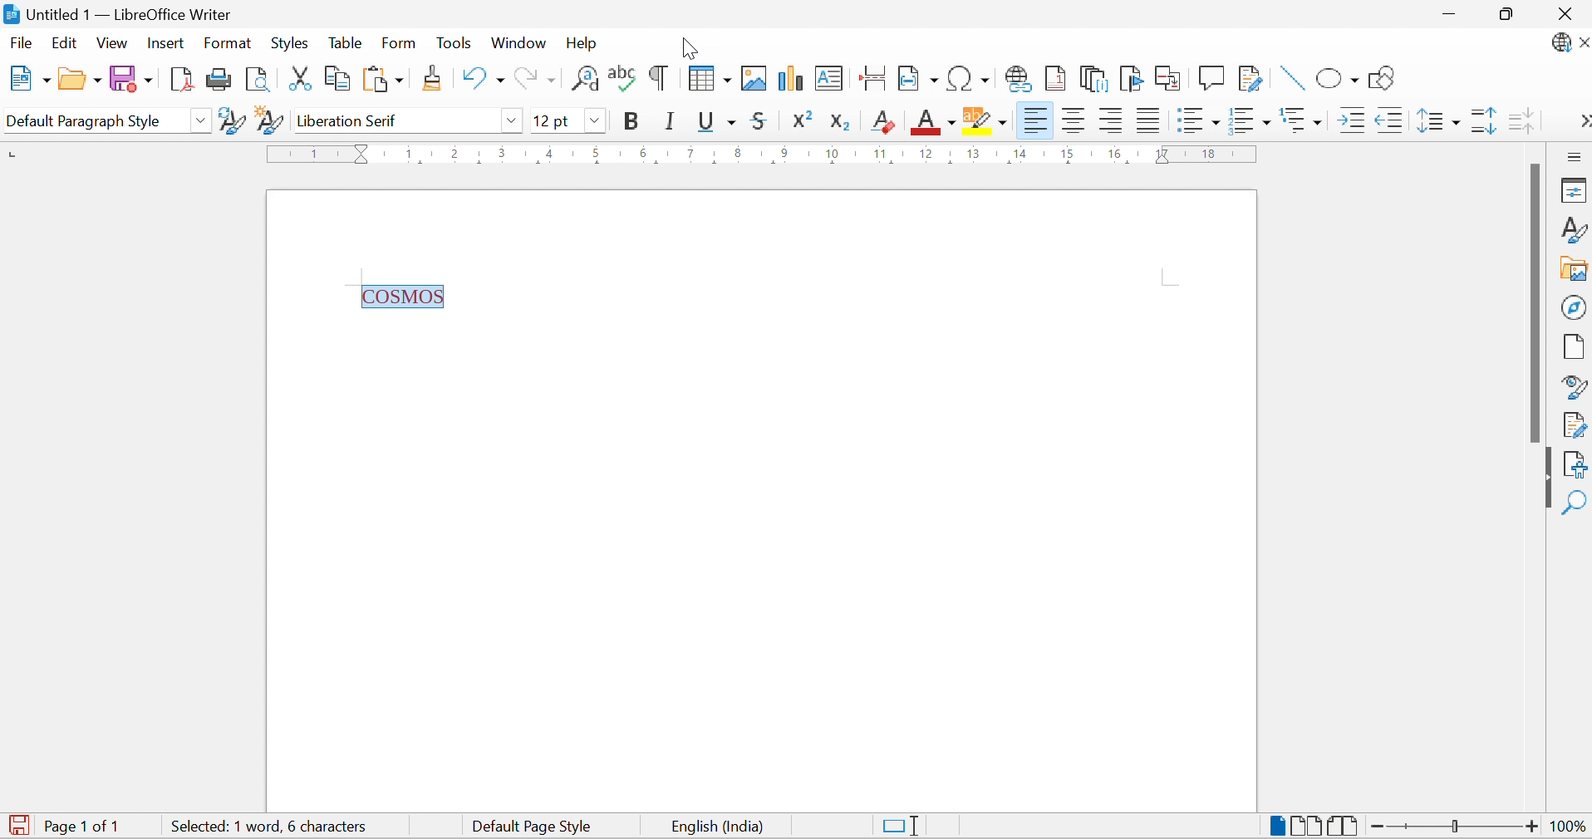 This screenshot has width=1592, height=839. I want to click on Align Left, so click(1035, 120).